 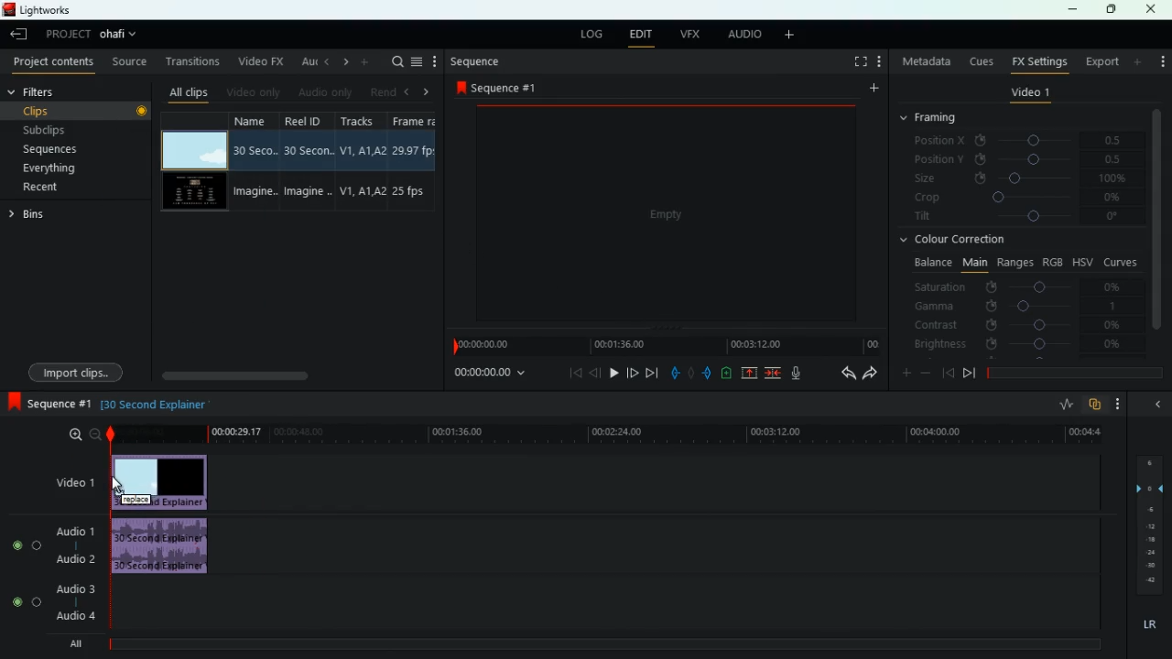 I want to click on colour correction, so click(x=960, y=239).